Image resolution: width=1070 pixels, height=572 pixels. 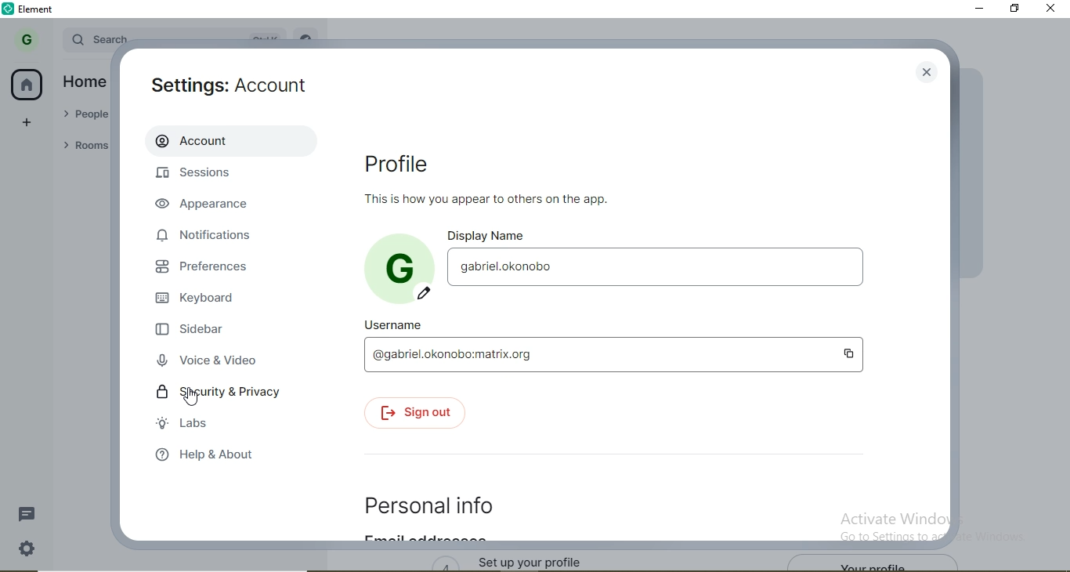 What do you see at coordinates (99, 38) in the screenshot?
I see `search bar` at bounding box center [99, 38].